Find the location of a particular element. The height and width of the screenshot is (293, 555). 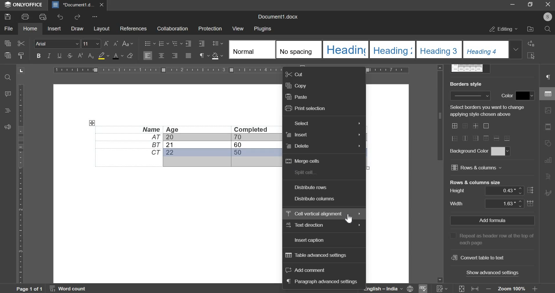

save is located at coordinates (7, 16).